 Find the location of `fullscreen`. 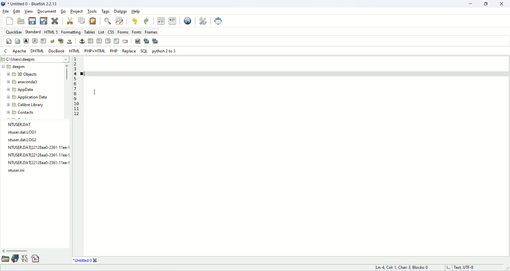

fullscreen is located at coordinates (219, 21).